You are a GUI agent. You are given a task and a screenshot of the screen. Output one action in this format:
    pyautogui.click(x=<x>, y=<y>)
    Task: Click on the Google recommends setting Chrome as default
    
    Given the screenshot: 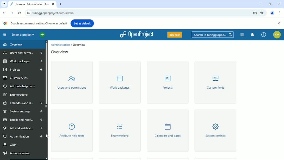 What is the action you would take?
    pyautogui.click(x=35, y=23)
    